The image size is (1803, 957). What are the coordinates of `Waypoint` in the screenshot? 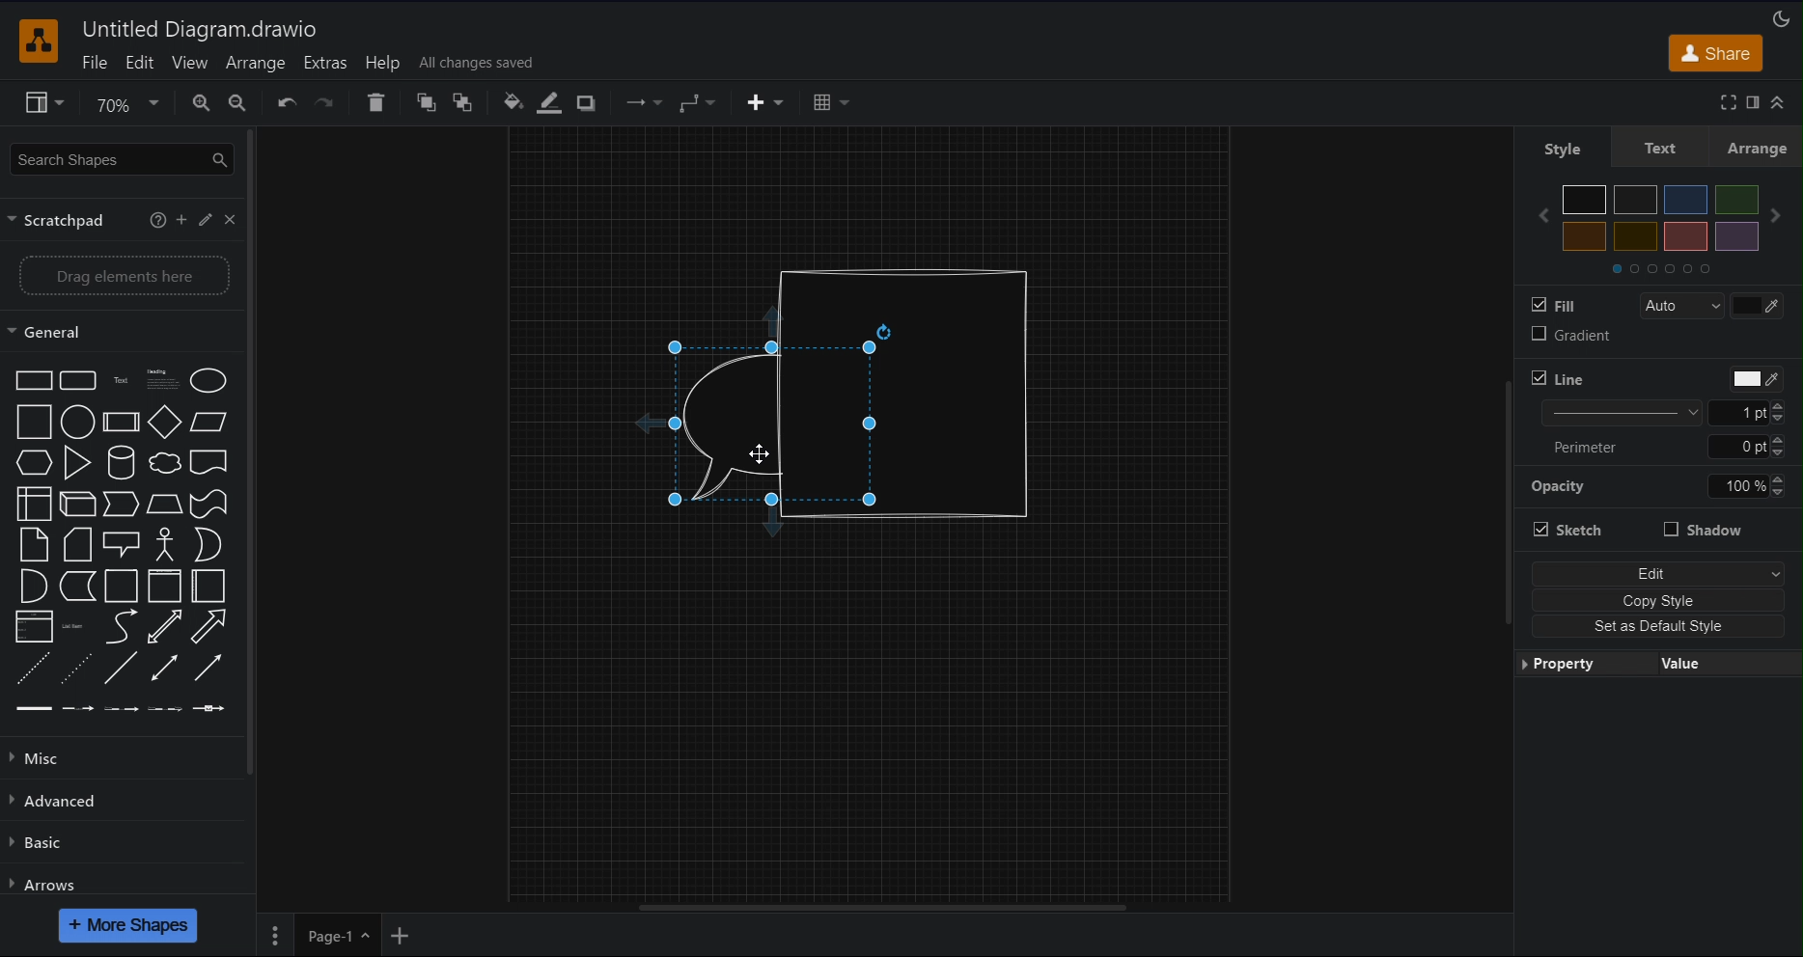 It's located at (699, 102).